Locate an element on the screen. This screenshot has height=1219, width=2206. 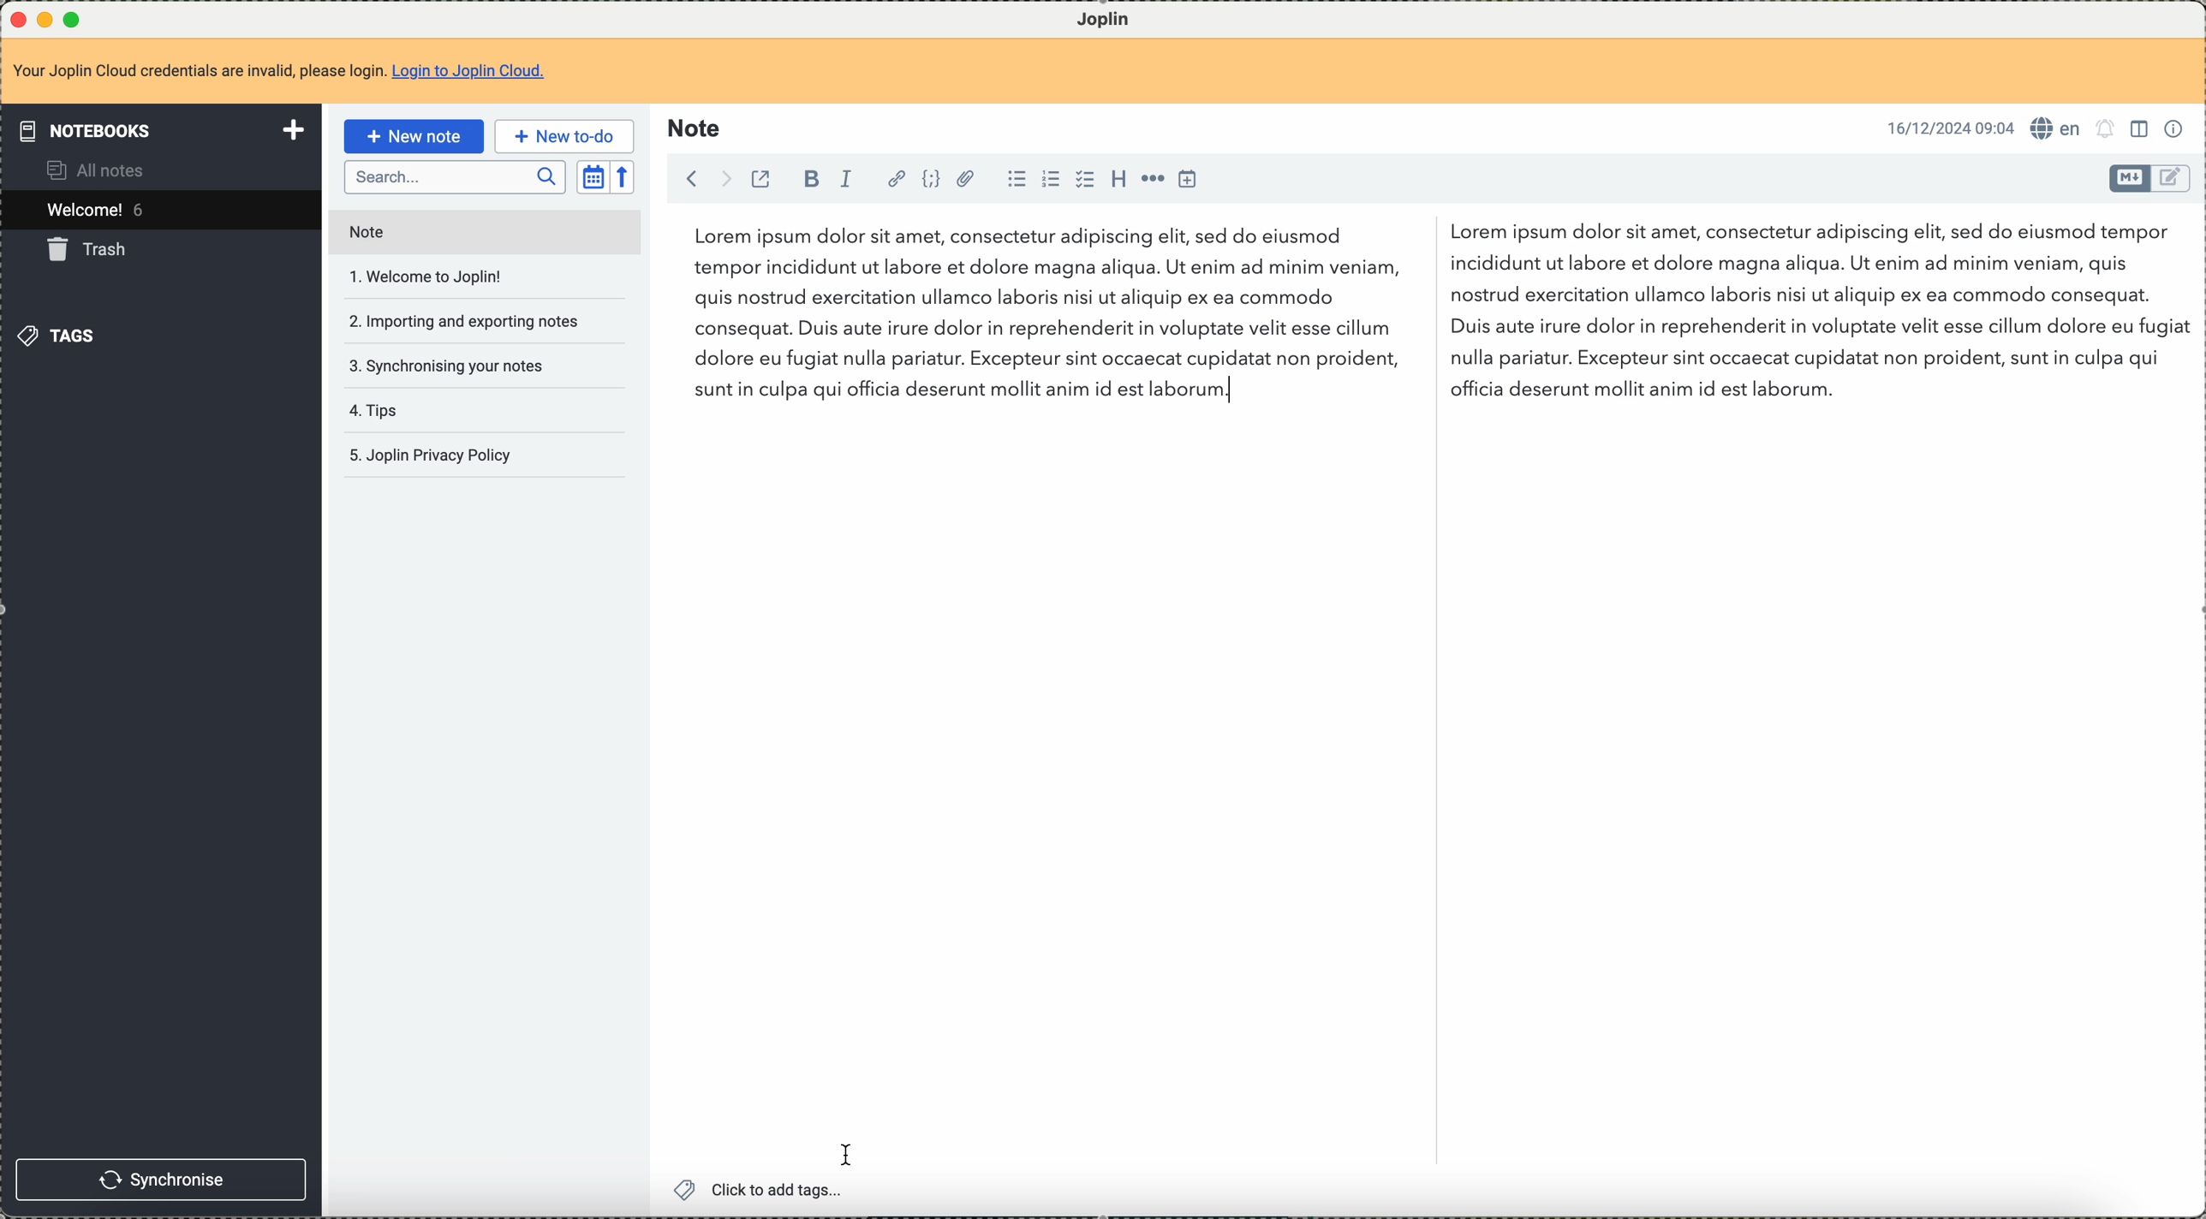
16/12/2024 09:04 is located at coordinates (1949, 127).